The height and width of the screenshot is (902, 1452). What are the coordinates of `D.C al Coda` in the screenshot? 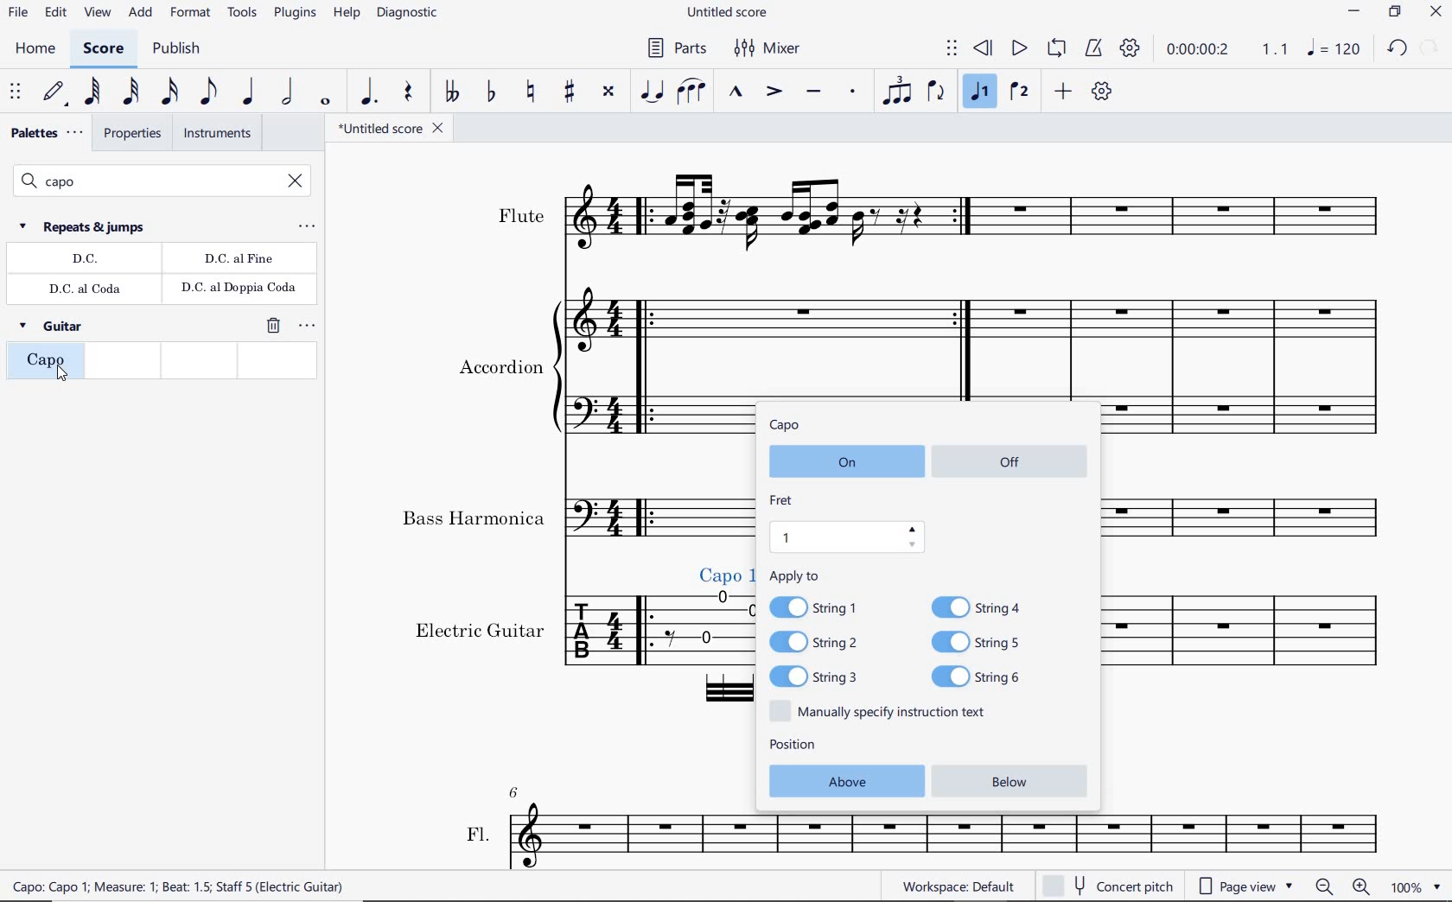 It's located at (88, 289).